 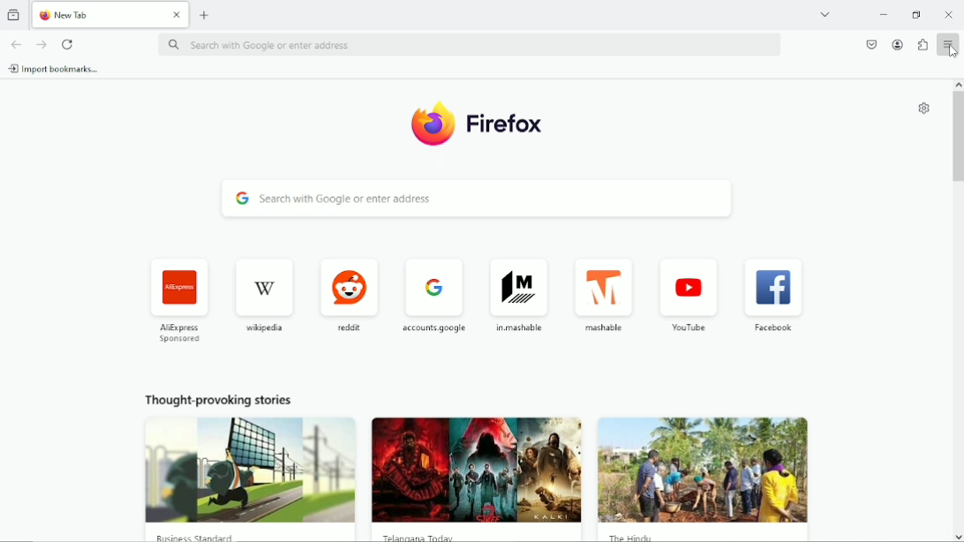 I want to click on new tab, so click(x=205, y=15).